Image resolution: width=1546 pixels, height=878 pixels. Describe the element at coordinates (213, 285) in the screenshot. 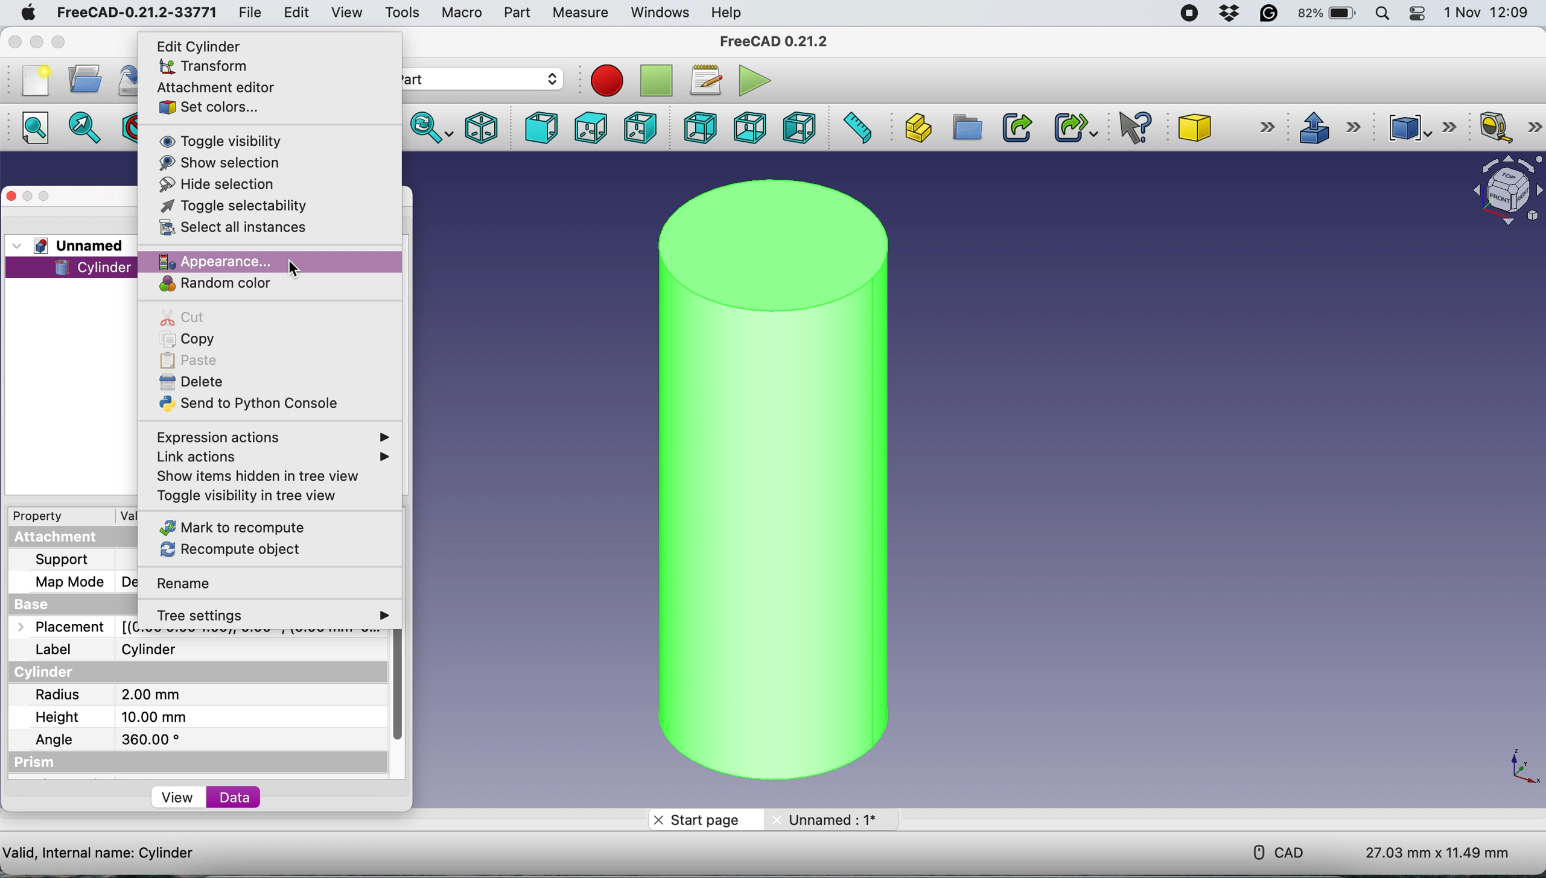

I see `random color` at that location.